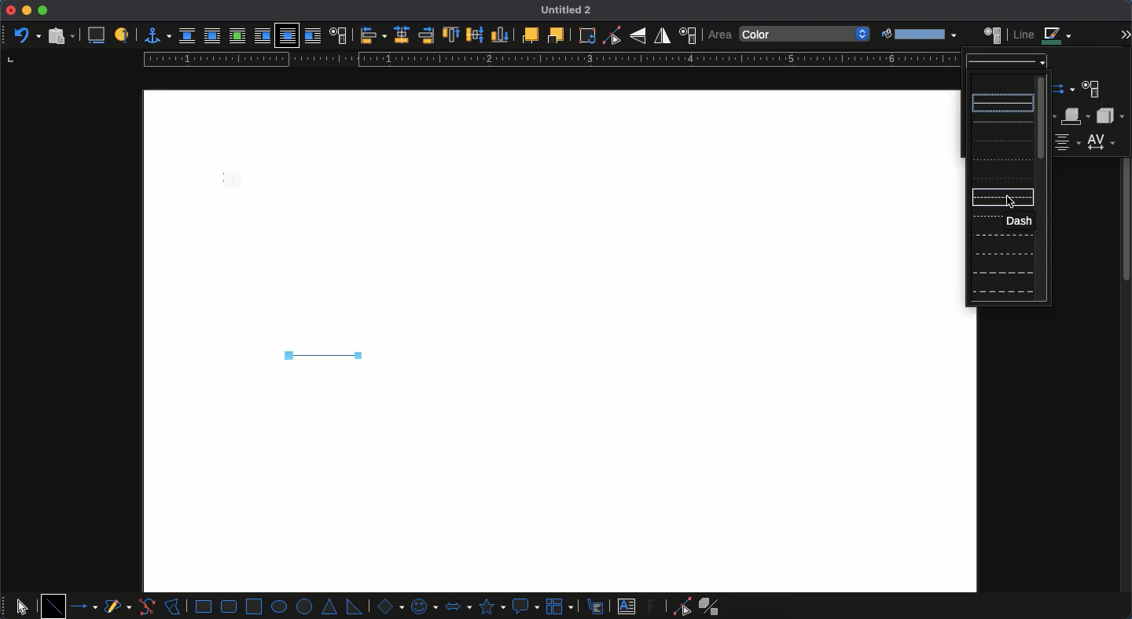  What do you see at coordinates (1002, 291) in the screenshot?
I see `Double dash (rounded)` at bounding box center [1002, 291].